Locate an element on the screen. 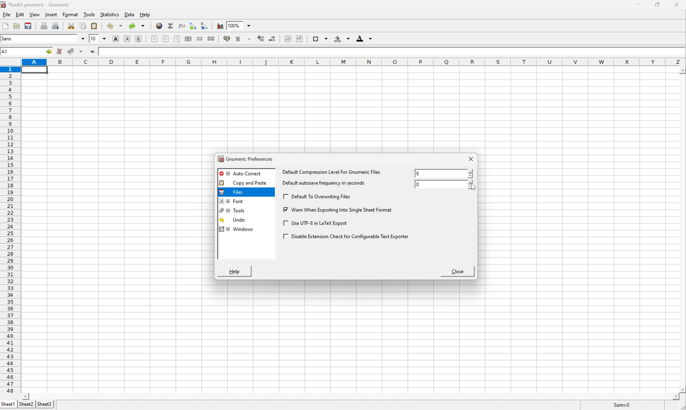  cancel selection is located at coordinates (60, 51).